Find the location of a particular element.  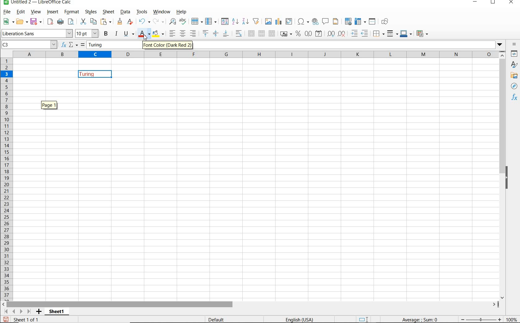

ADD DECIMAL PLACE is located at coordinates (330, 33).